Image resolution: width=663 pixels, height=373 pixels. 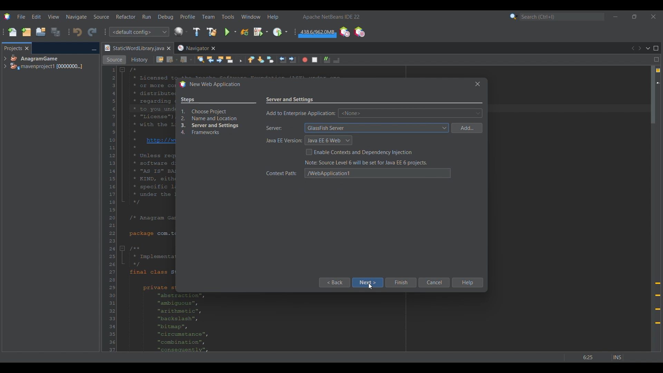 What do you see at coordinates (126, 17) in the screenshot?
I see `Refactor menu` at bounding box center [126, 17].